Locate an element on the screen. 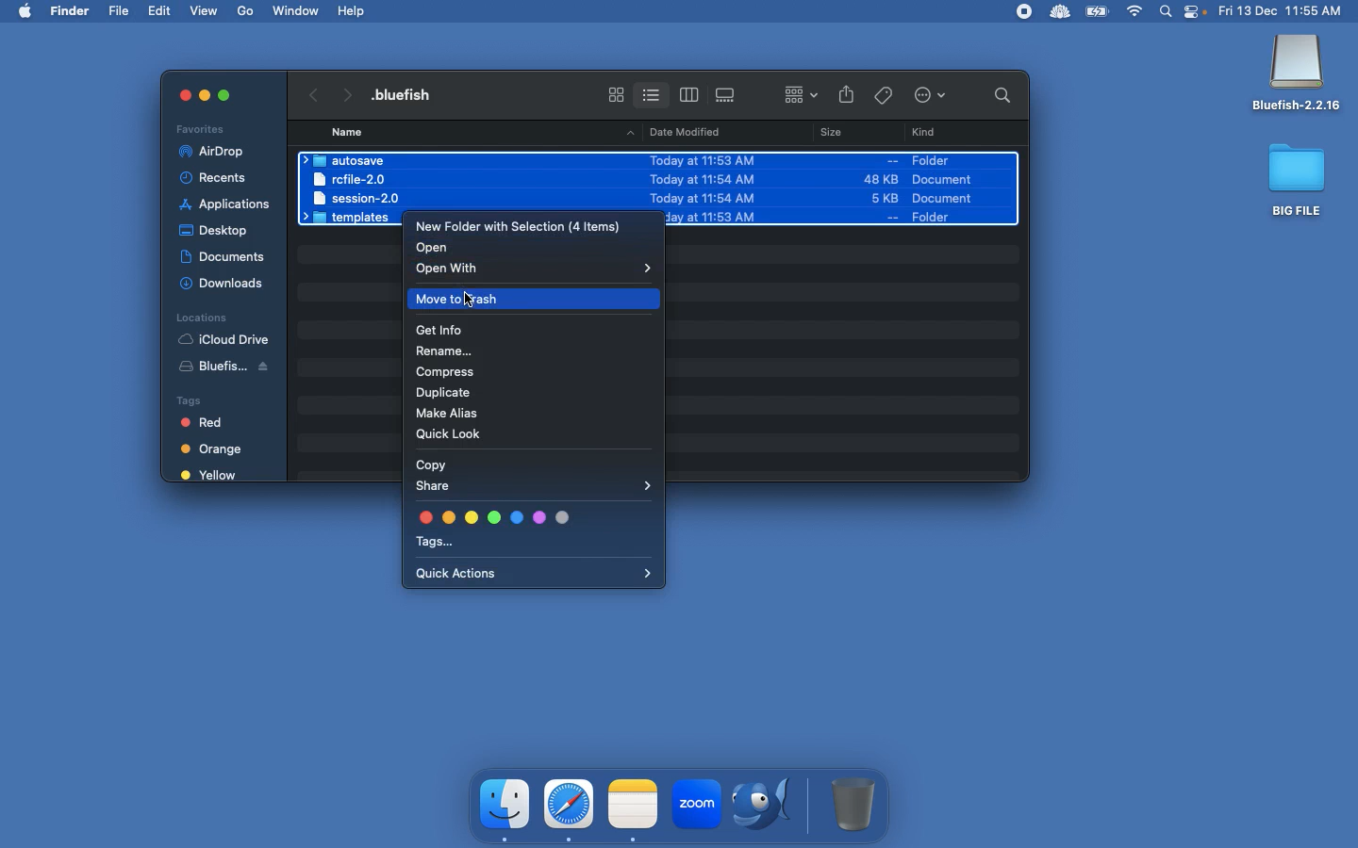  red is located at coordinates (212, 424).